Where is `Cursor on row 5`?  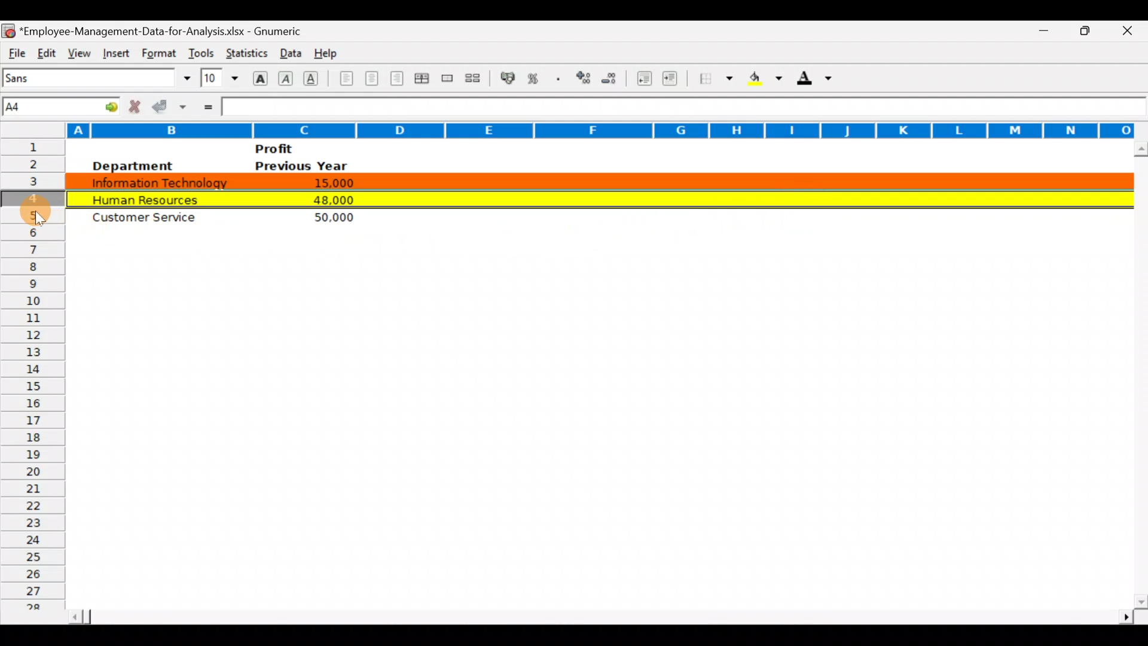
Cursor on row 5 is located at coordinates (37, 211).